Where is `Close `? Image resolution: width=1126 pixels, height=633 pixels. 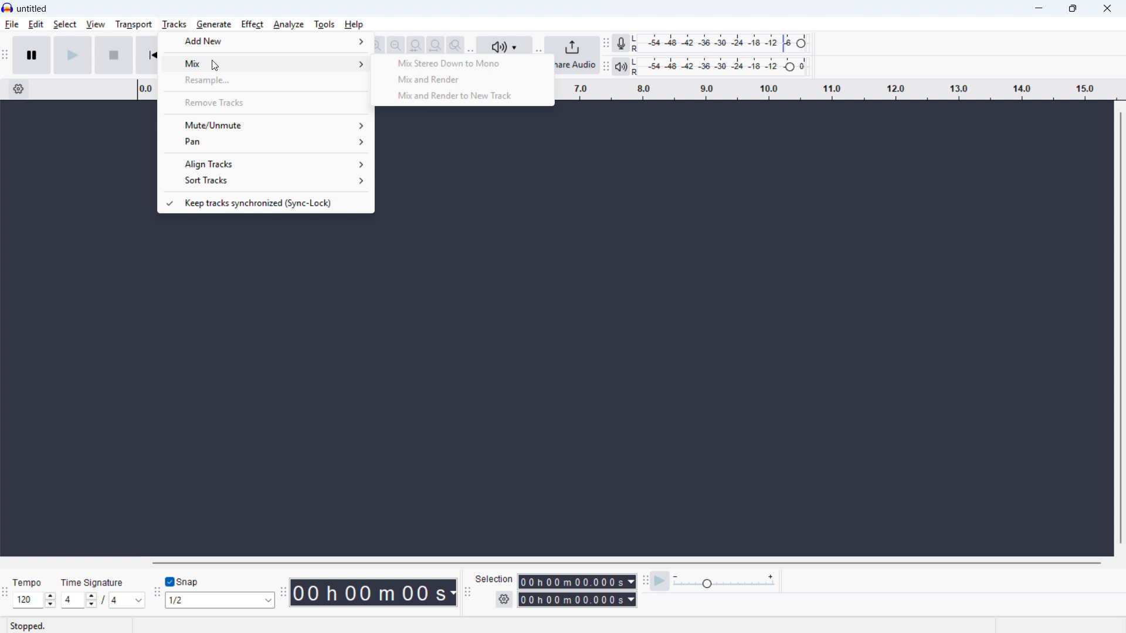
Close  is located at coordinates (1107, 9).